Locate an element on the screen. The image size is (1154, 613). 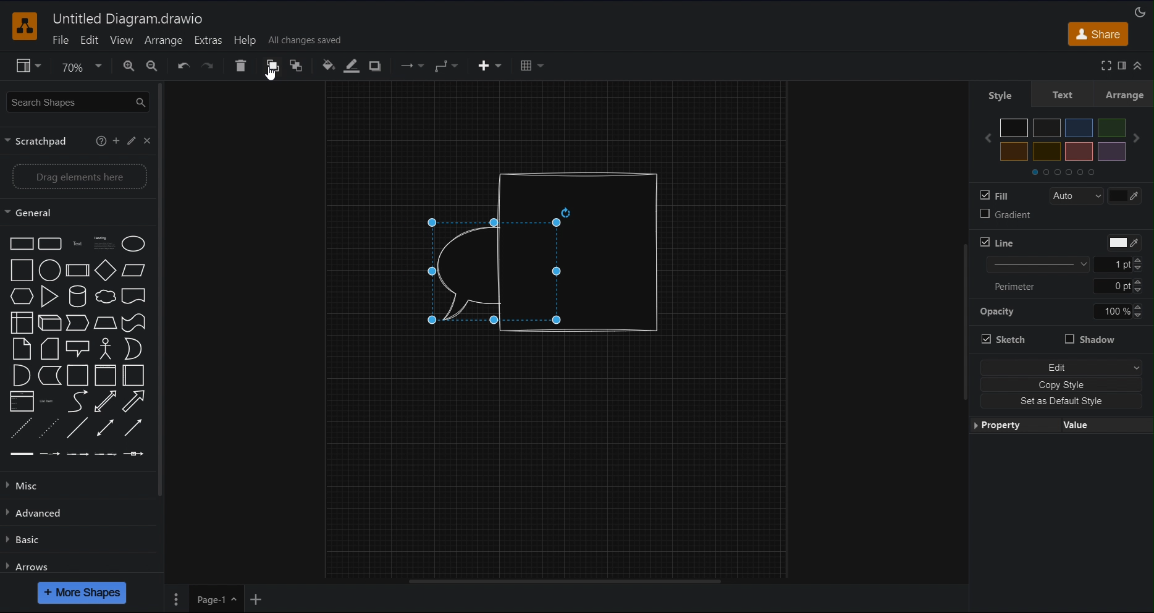
Card is located at coordinates (49, 349).